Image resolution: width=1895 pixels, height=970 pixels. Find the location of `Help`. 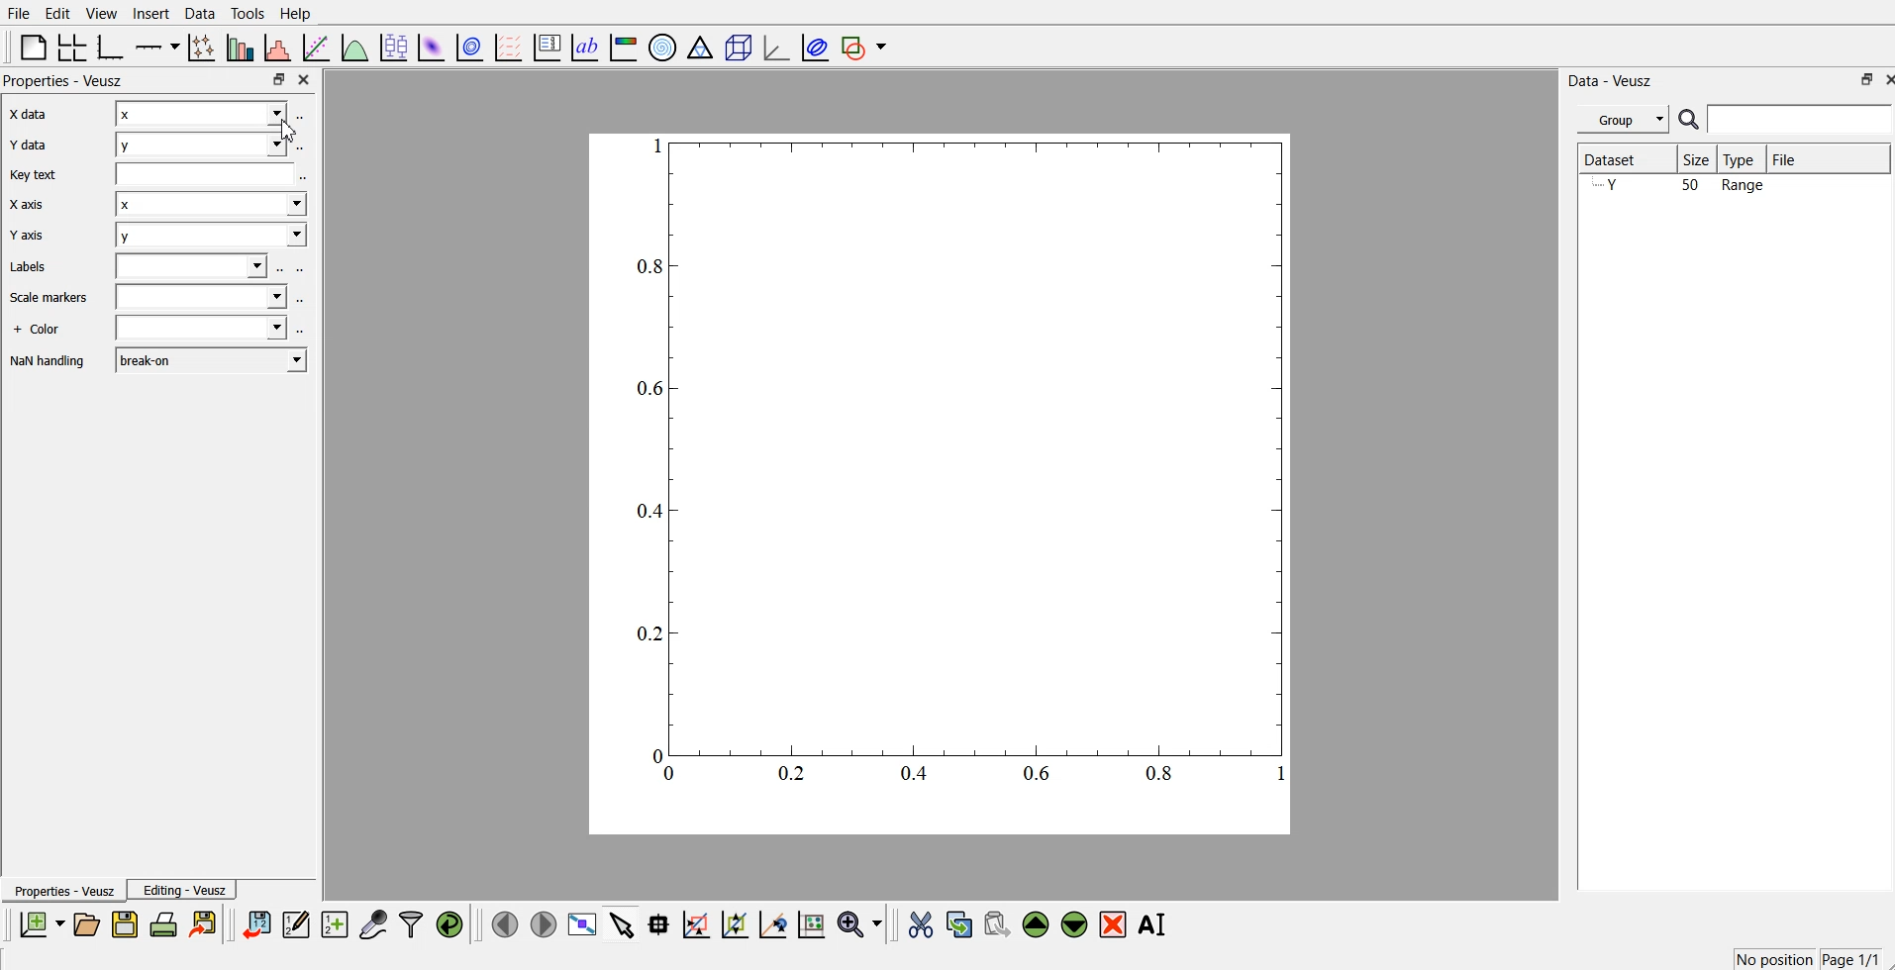

Help is located at coordinates (296, 15).